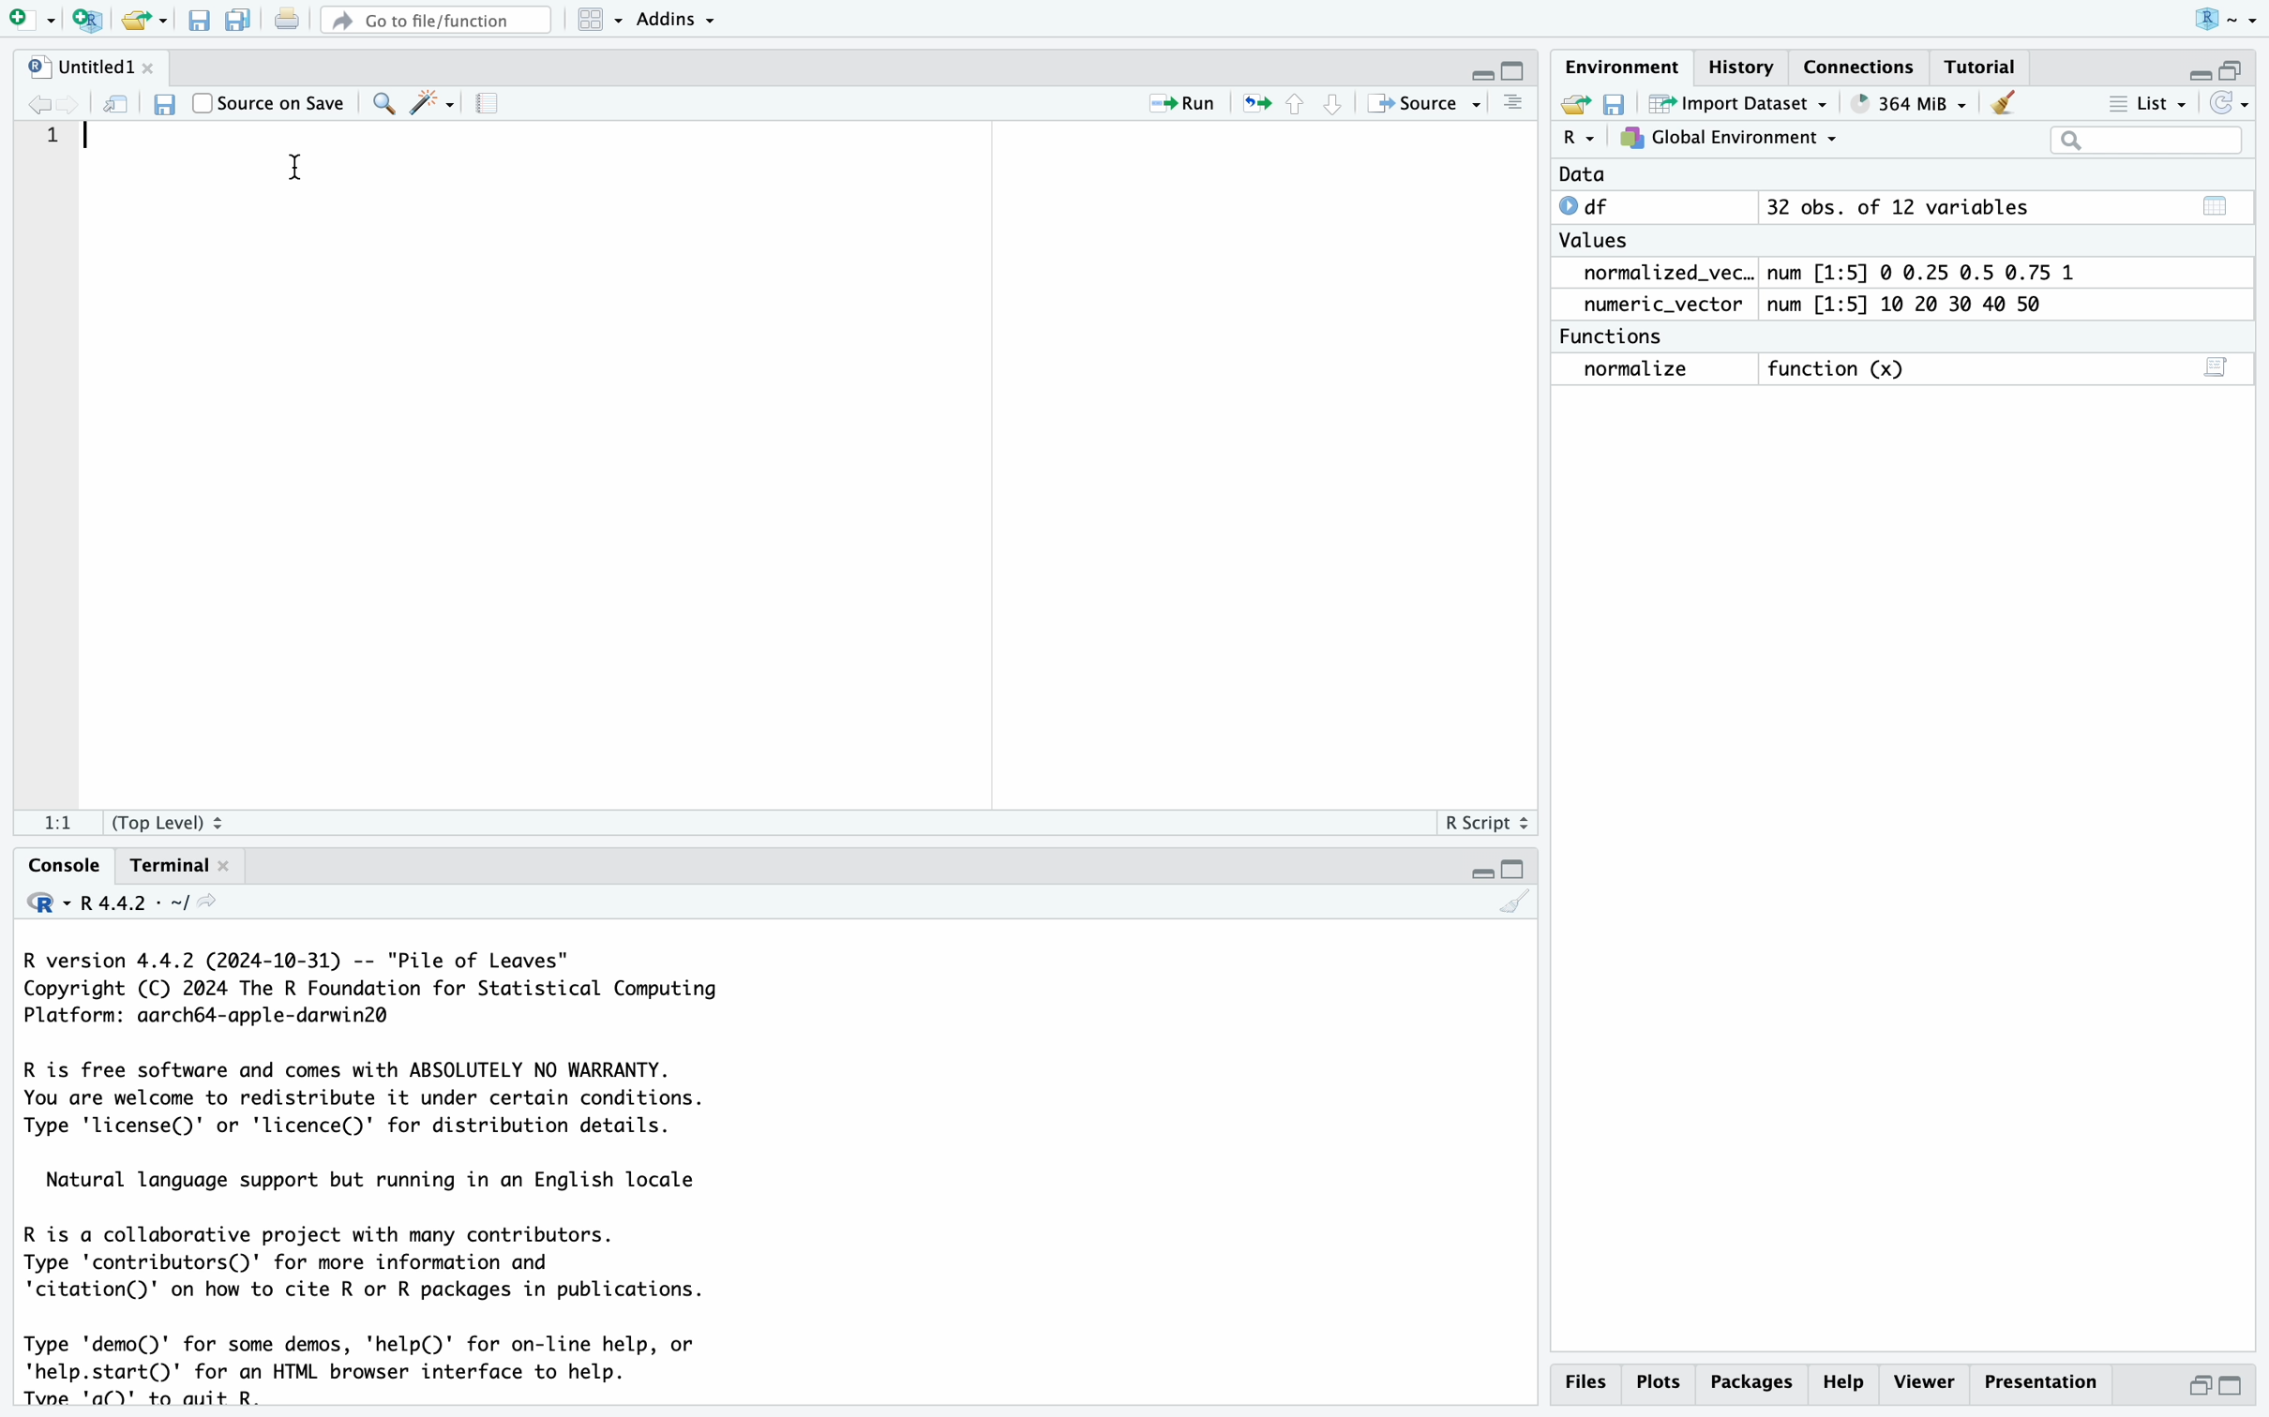 The width and height of the screenshot is (2269, 1417). Describe the element at coordinates (1743, 102) in the screenshot. I see `Import Dataset` at that location.